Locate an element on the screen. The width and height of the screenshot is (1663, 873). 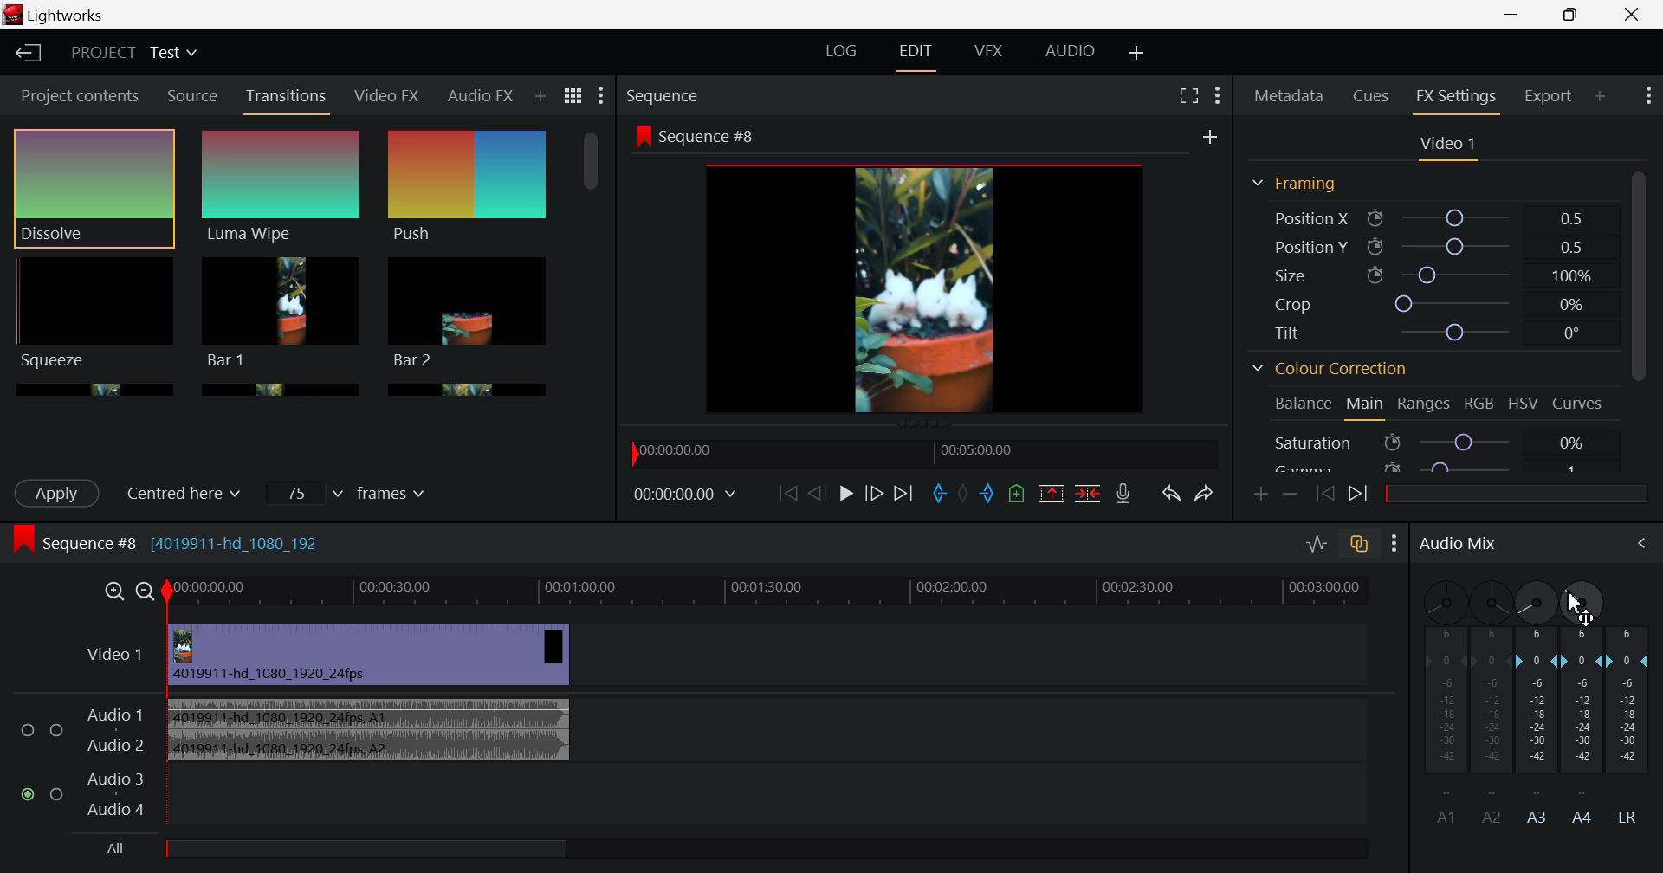
Sequence #8 (4019911-hd_1080_192) is located at coordinates (171, 542).